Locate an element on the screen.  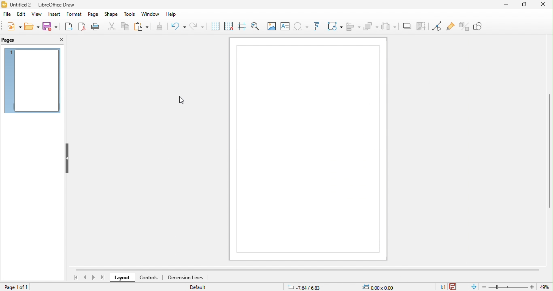
shadow is located at coordinates (407, 26).